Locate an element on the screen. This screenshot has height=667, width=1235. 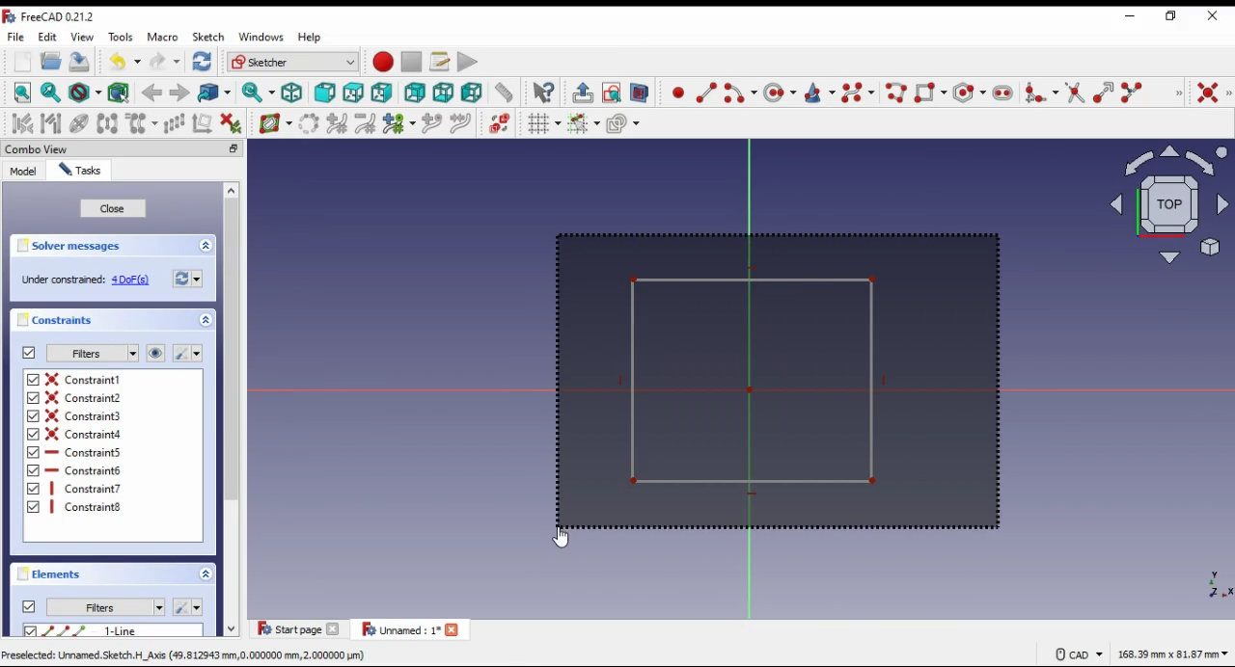
go to linked object is located at coordinates (215, 93).